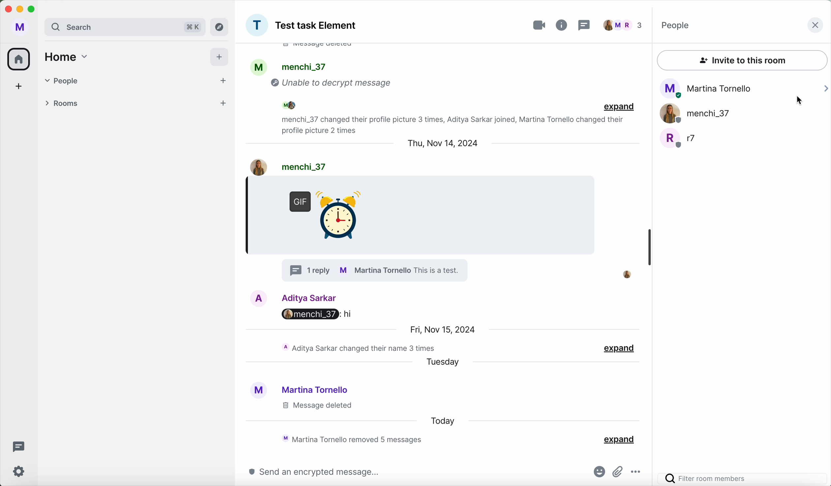  I want to click on threads, so click(587, 25).